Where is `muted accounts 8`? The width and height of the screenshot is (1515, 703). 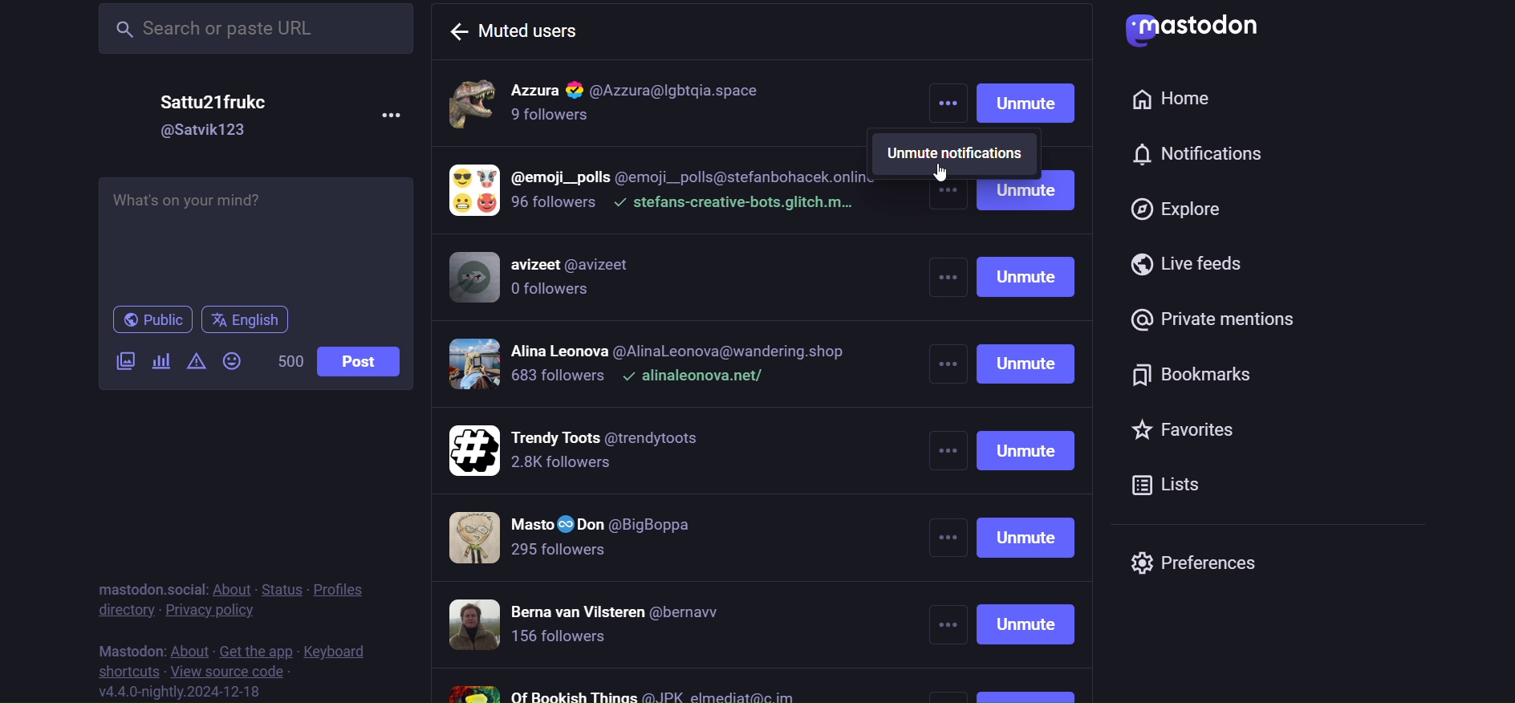 muted accounts 8 is located at coordinates (632, 690).